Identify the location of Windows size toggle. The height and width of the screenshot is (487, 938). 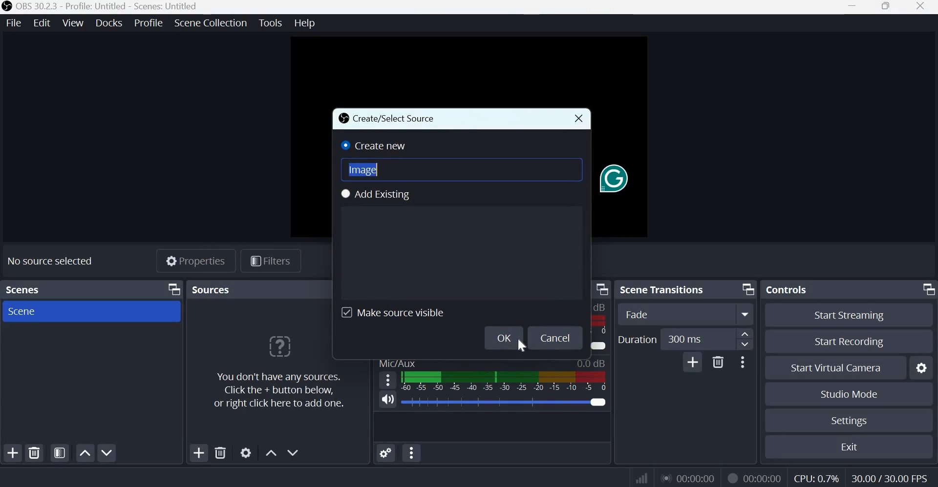
(886, 7).